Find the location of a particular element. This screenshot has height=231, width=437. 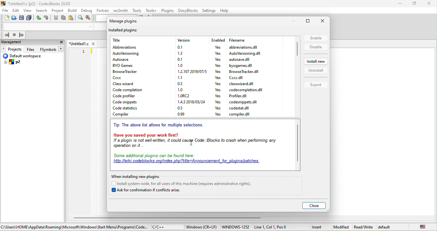

files is located at coordinates (31, 49).